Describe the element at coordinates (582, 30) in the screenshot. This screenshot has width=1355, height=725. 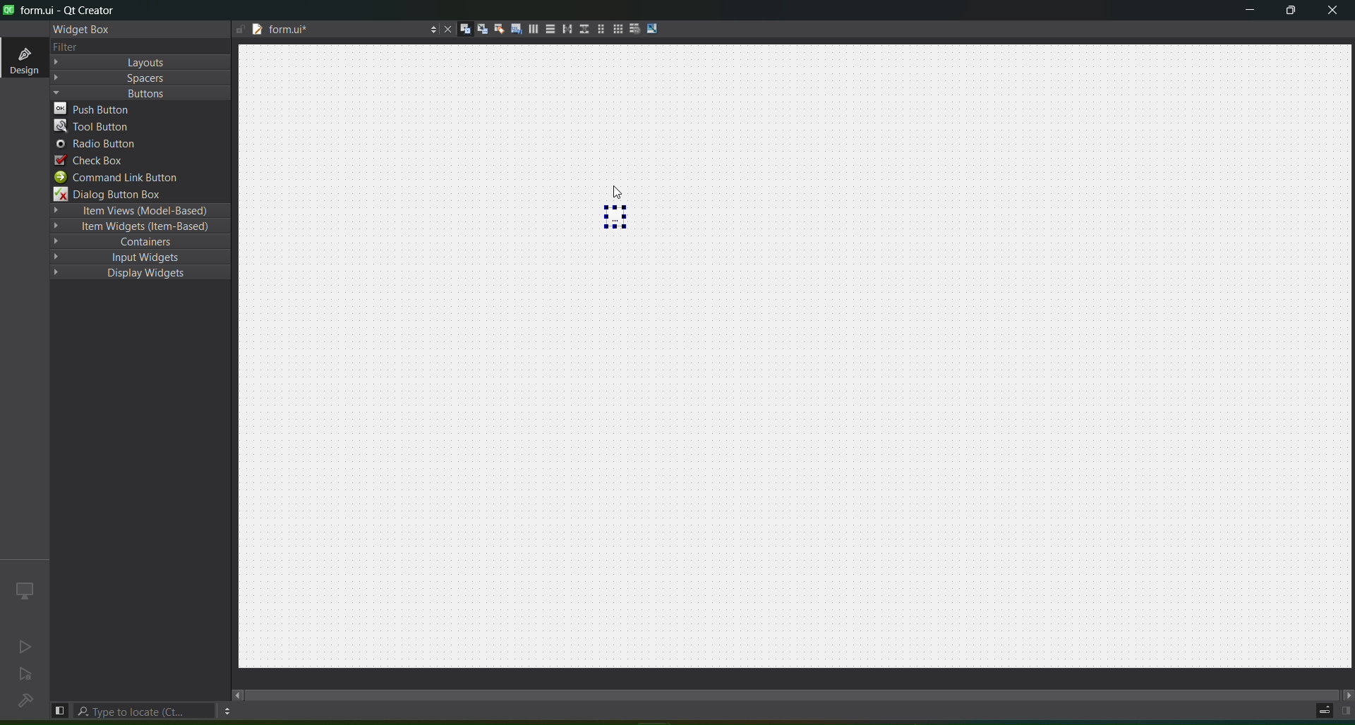
I see `layout vertical splitter` at that location.